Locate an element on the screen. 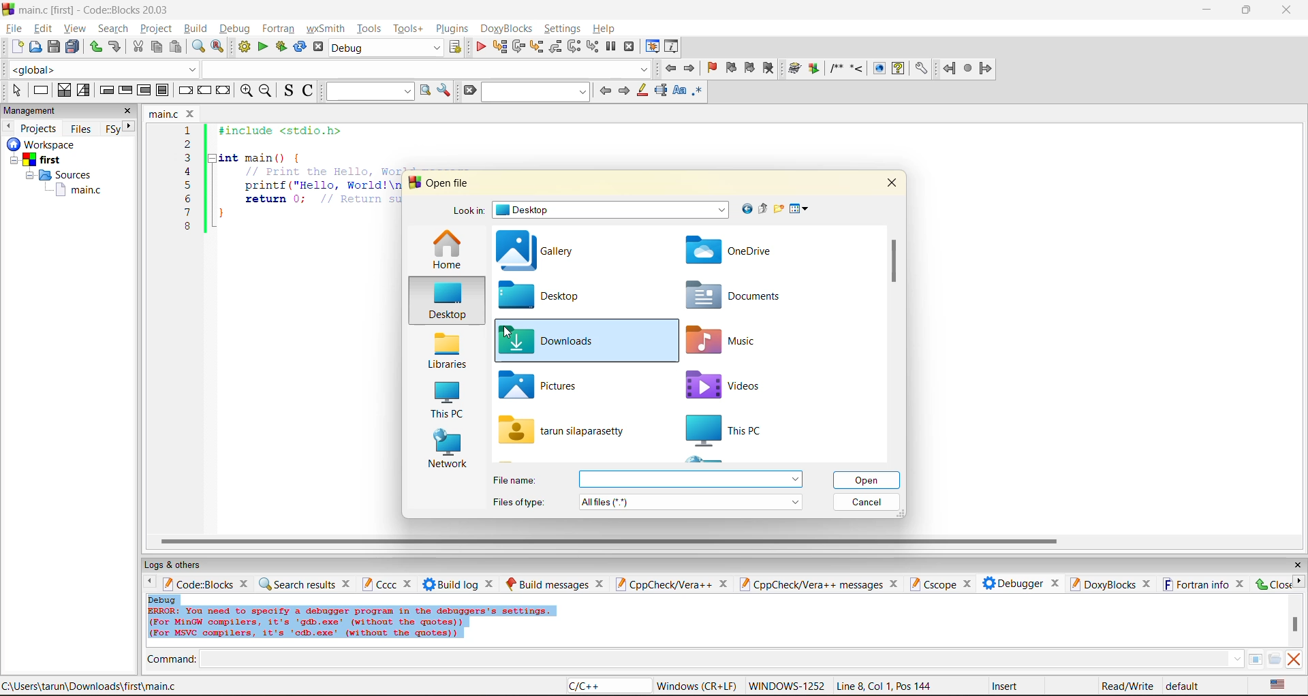 The width and height of the screenshot is (1308, 696). file name is located at coordinates (518, 480).